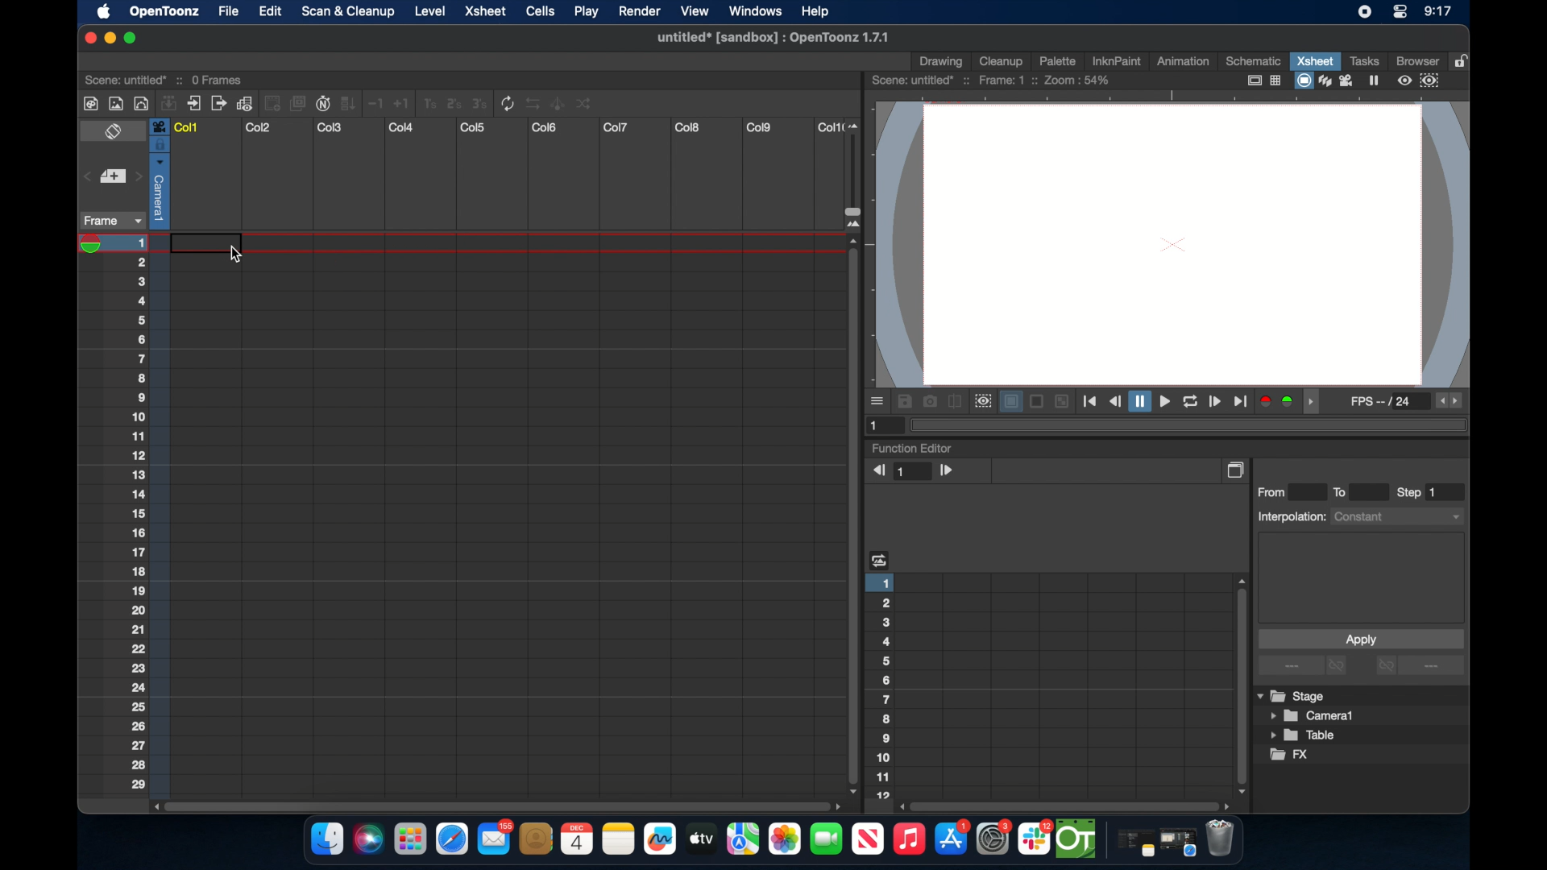 The width and height of the screenshot is (1547, 870). I want to click on safari, so click(1179, 843).